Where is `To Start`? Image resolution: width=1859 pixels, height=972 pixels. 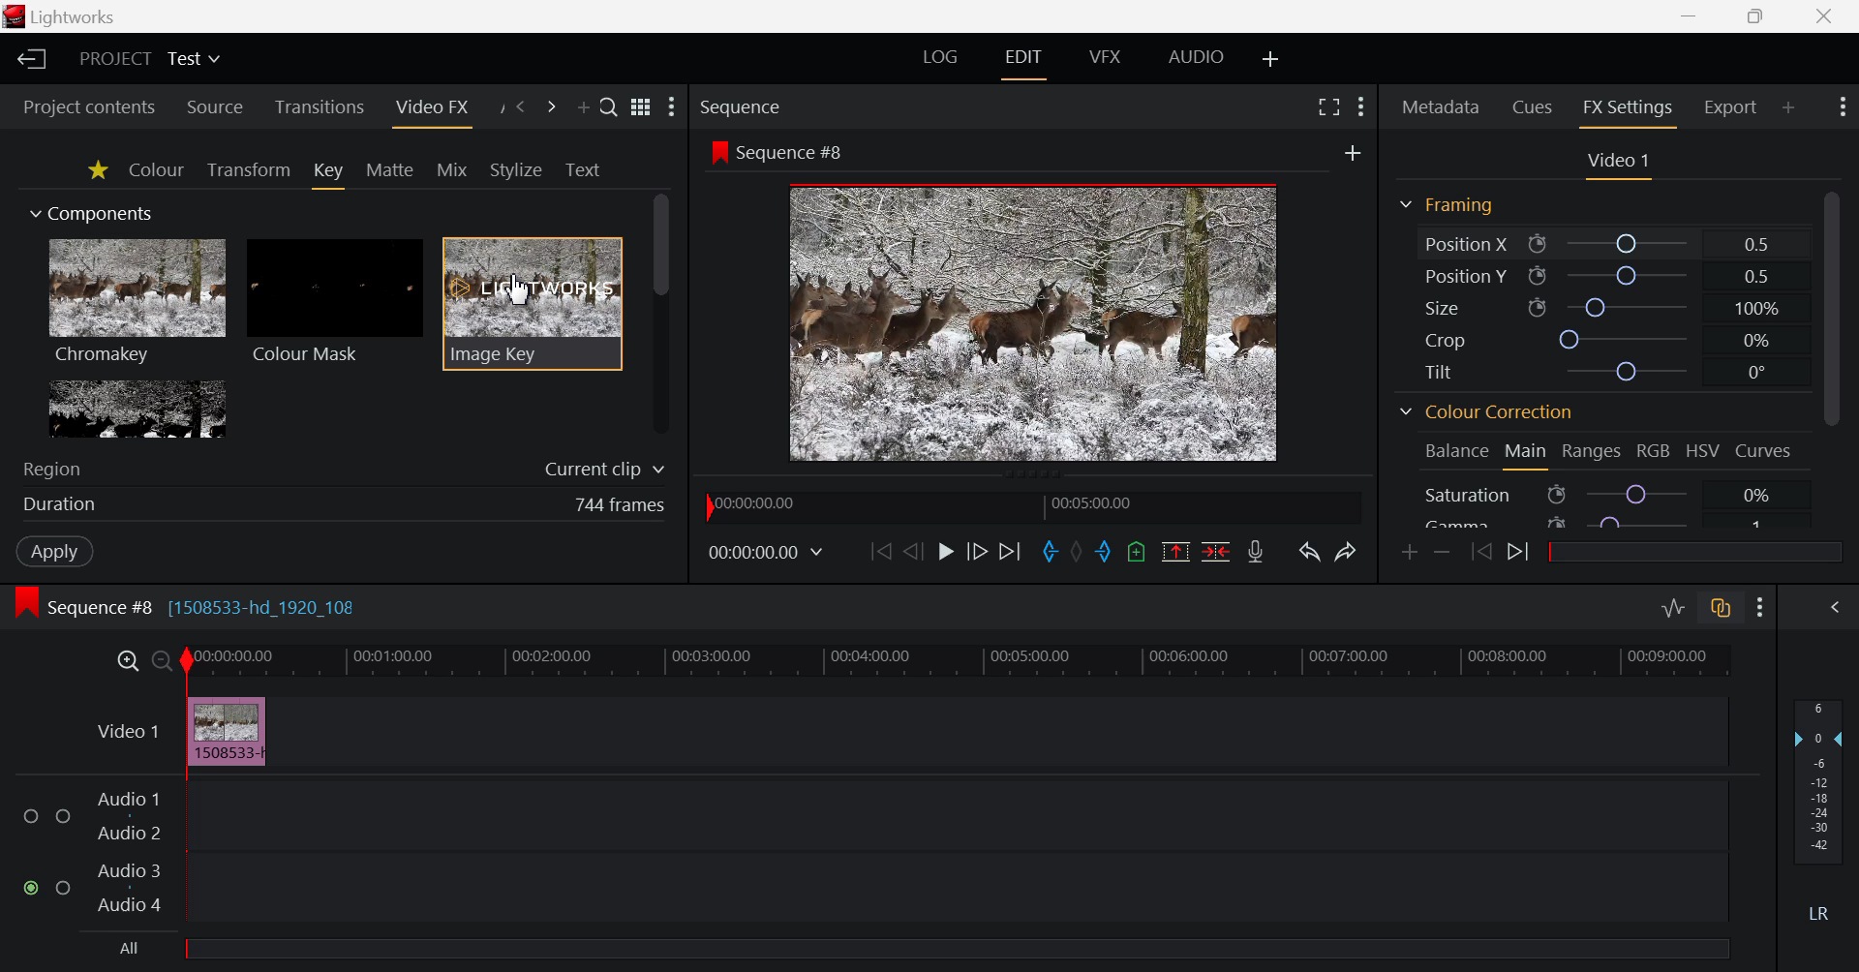
To Start is located at coordinates (878, 547).